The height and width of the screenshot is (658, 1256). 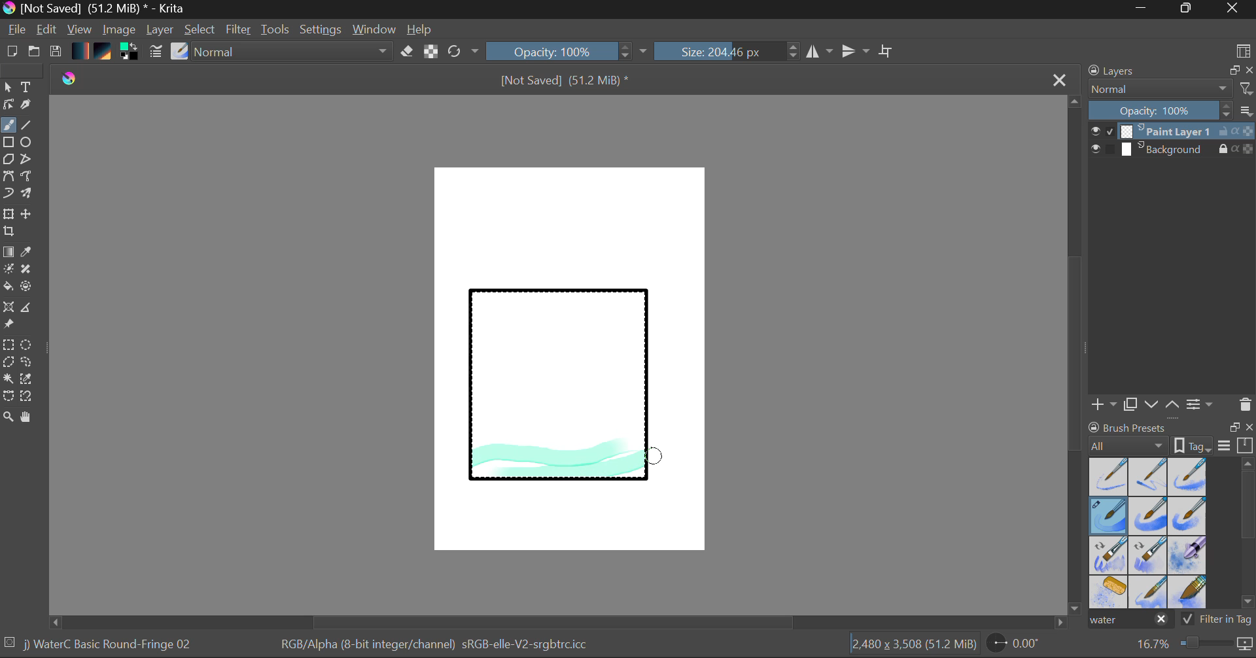 I want to click on Refresh, so click(x=463, y=51).